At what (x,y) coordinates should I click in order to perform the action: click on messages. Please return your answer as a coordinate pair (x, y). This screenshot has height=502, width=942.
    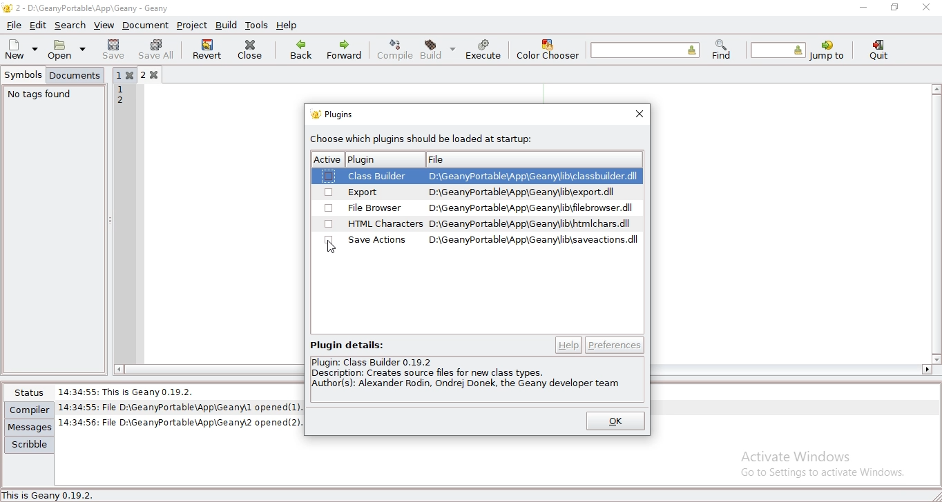
    Looking at the image, I should click on (30, 427).